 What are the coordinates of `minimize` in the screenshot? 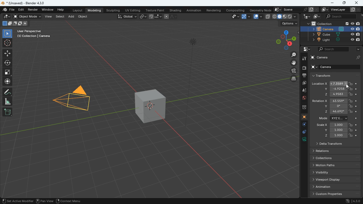 It's located at (333, 3).